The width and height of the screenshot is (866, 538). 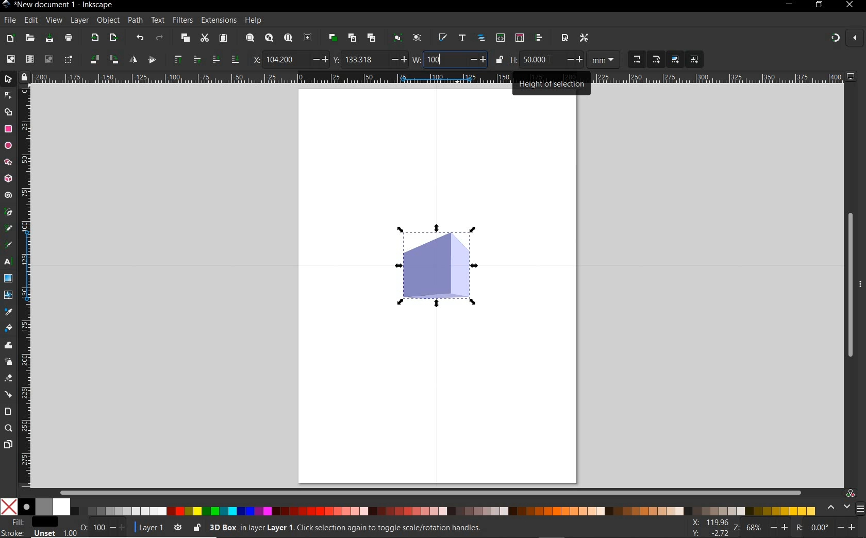 What do you see at coordinates (637, 60) in the screenshot?
I see `when scaling` at bounding box center [637, 60].